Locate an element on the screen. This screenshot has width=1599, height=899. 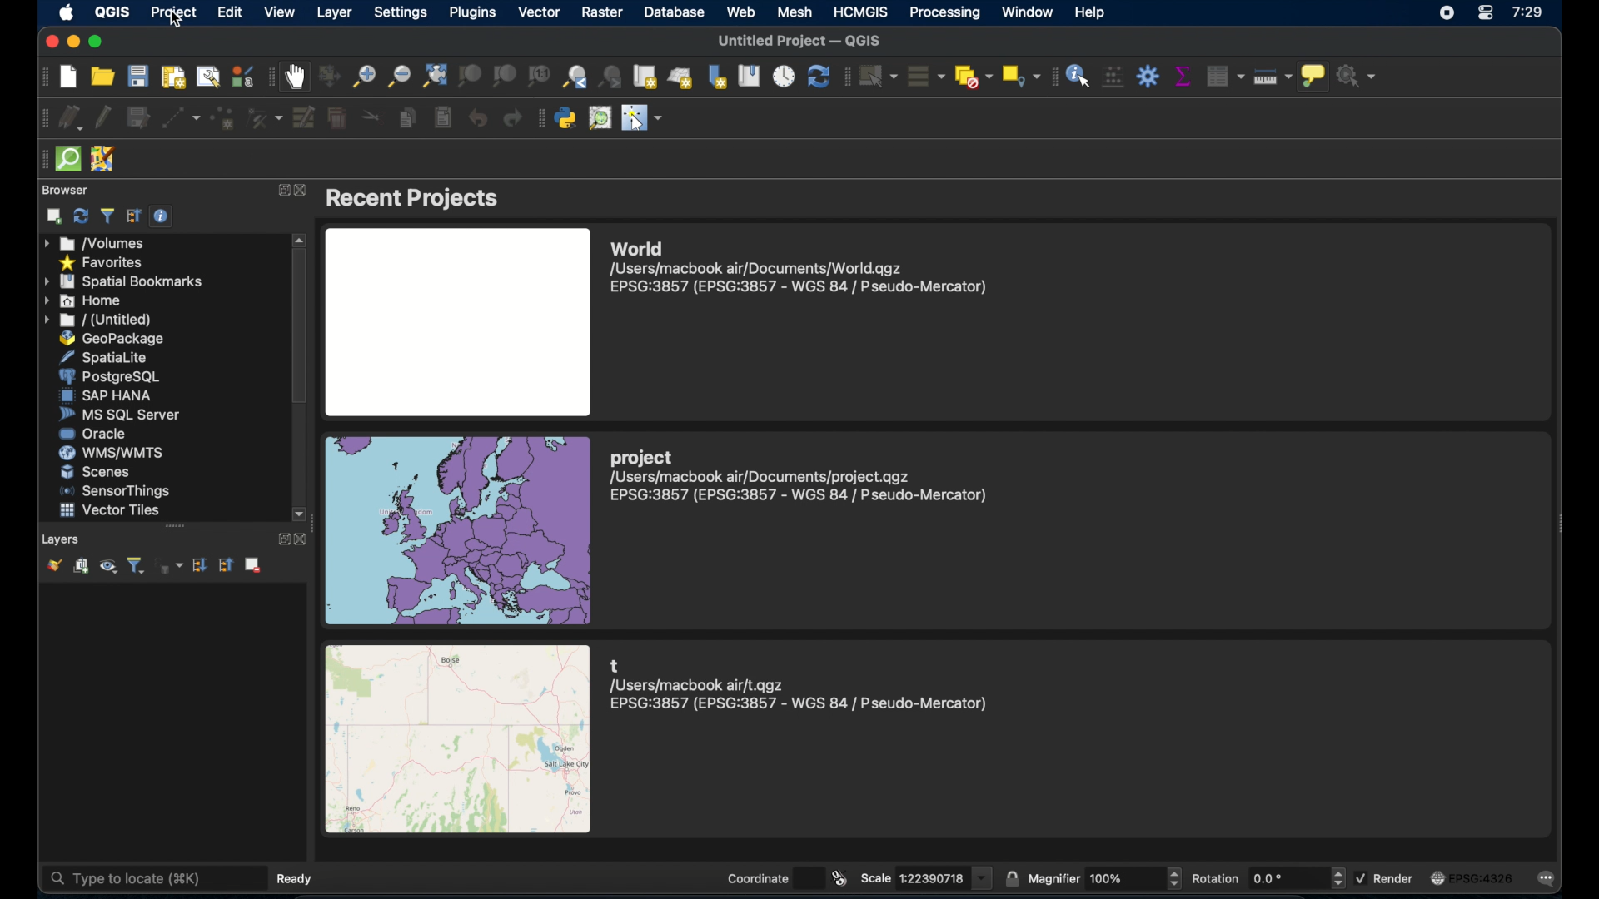
EPSG:3857 (EPSG:3857 - WGS 84 | Pseudo-Mercator) is located at coordinates (802, 704).